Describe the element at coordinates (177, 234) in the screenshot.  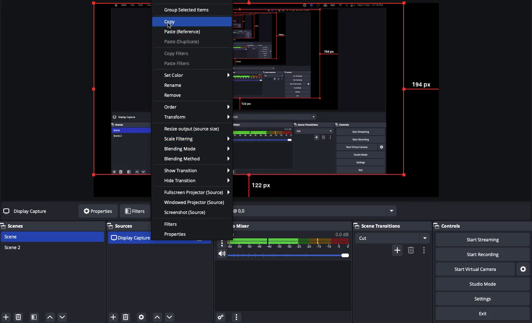
I see `Properties` at that location.